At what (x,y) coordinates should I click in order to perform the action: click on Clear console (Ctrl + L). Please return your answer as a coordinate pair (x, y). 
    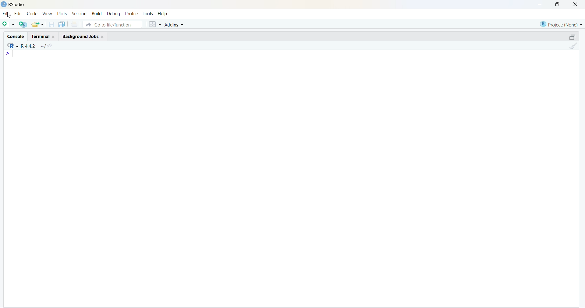
    Looking at the image, I should click on (573, 47).